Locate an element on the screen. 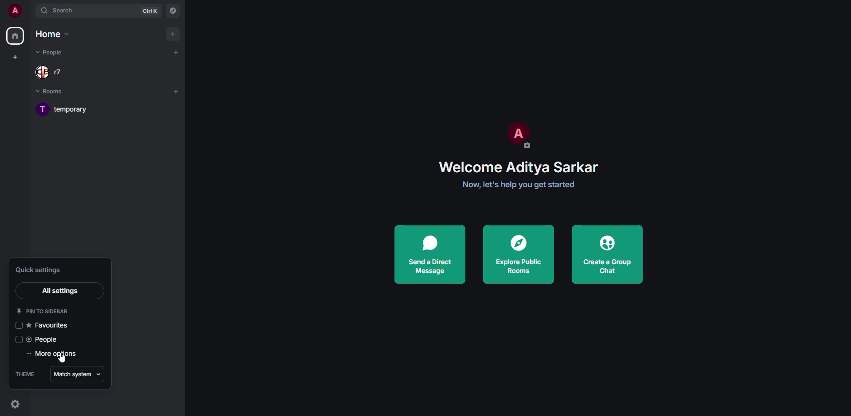  theme is located at coordinates (25, 374).